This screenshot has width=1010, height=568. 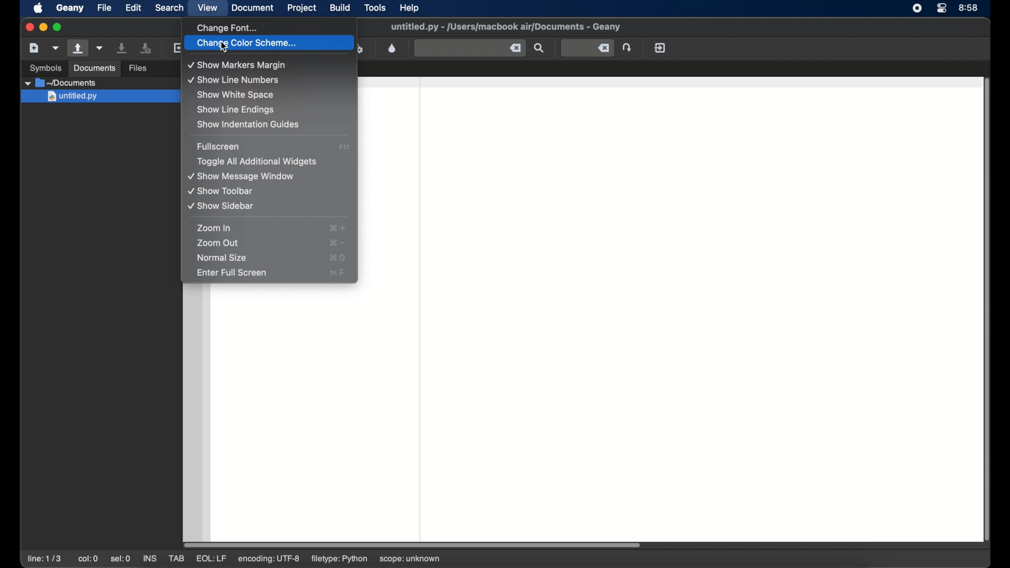 What do you see at coordinates (240, 177) in the screenshot?
I see `show message window` at bounding box center [240, 177].